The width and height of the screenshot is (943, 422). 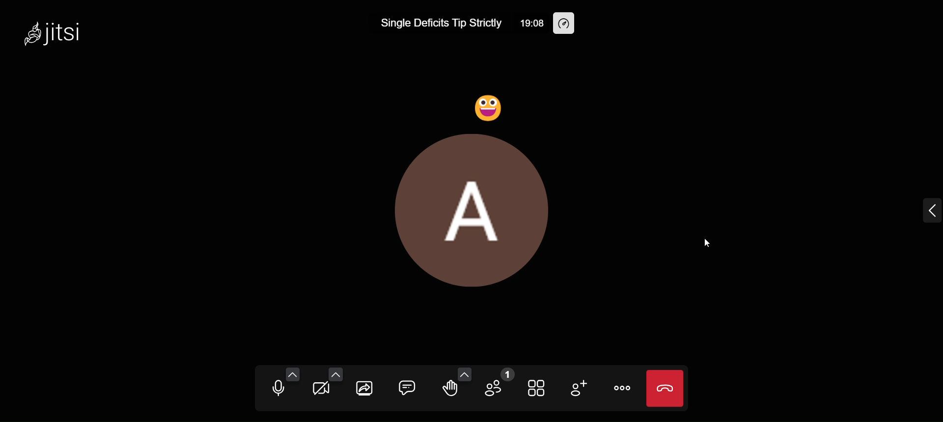 I want to click on start camera, so click(x=322, y=388).